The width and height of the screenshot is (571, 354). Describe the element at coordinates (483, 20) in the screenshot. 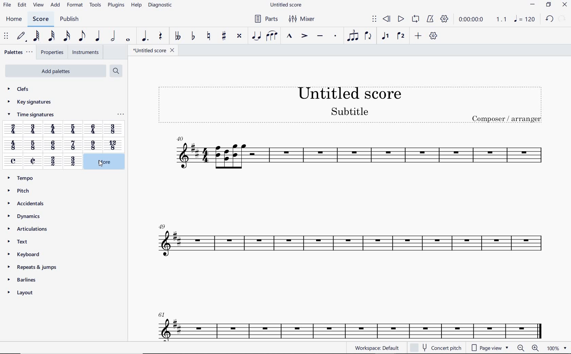

I see `PLAY SPEED` at that location.